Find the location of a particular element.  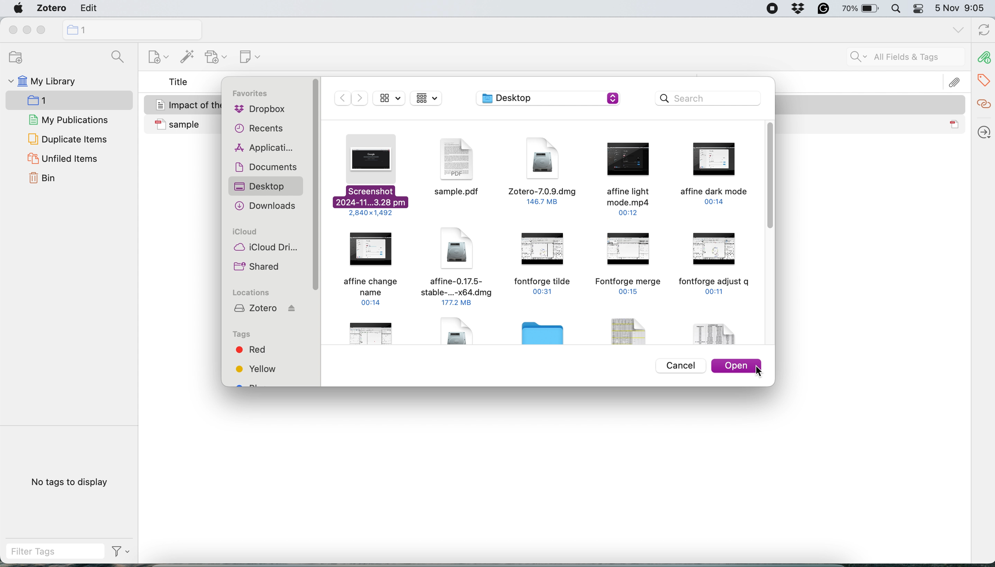

favorites is located at coordinates (252, 95).